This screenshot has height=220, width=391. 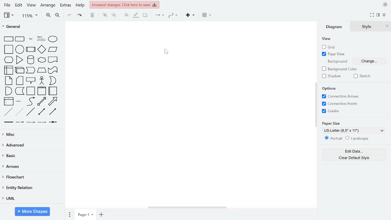 What do you see at coordinates (41, 91) in the screenshot?
I see `vertical container` at bounding box center [41, 91].